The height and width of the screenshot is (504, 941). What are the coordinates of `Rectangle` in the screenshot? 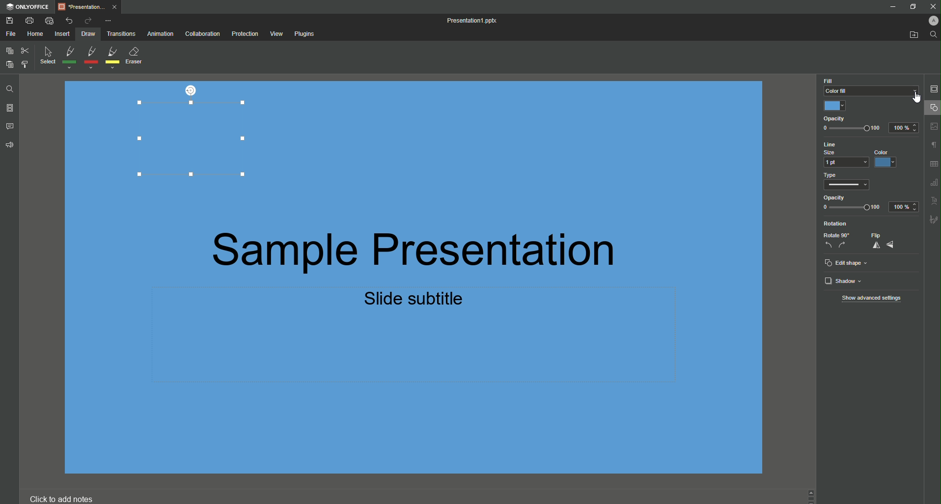 It's located at (189, 140).